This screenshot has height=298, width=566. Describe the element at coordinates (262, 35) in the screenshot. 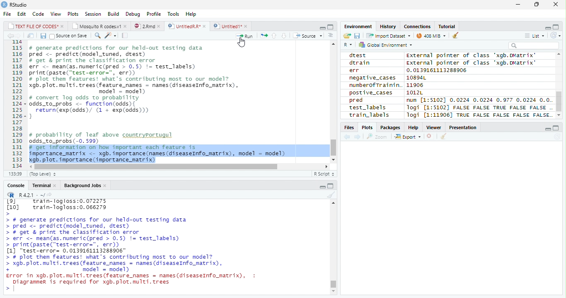

I see `Re-run` at that location.